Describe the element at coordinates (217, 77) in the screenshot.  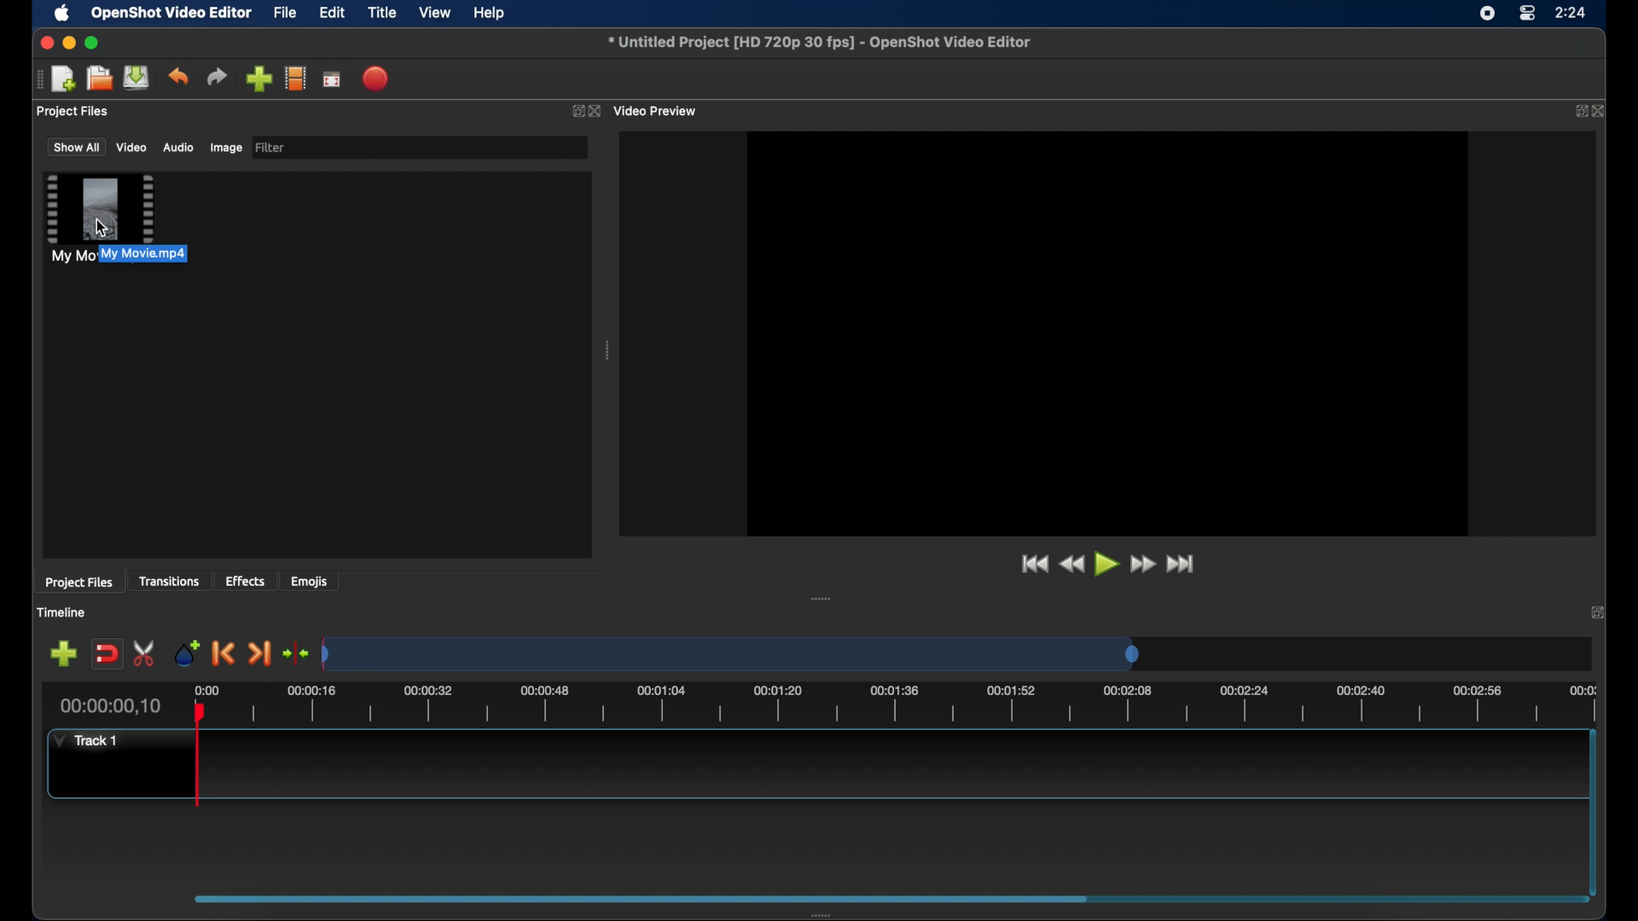
I see `redo` at that location.